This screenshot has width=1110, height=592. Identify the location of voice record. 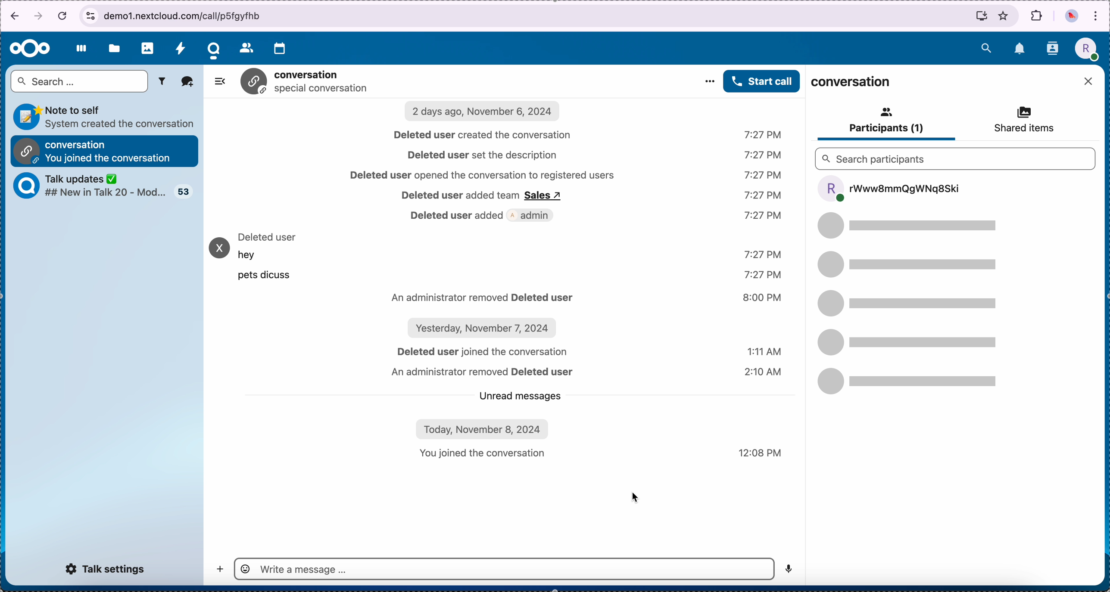
(790, 567).